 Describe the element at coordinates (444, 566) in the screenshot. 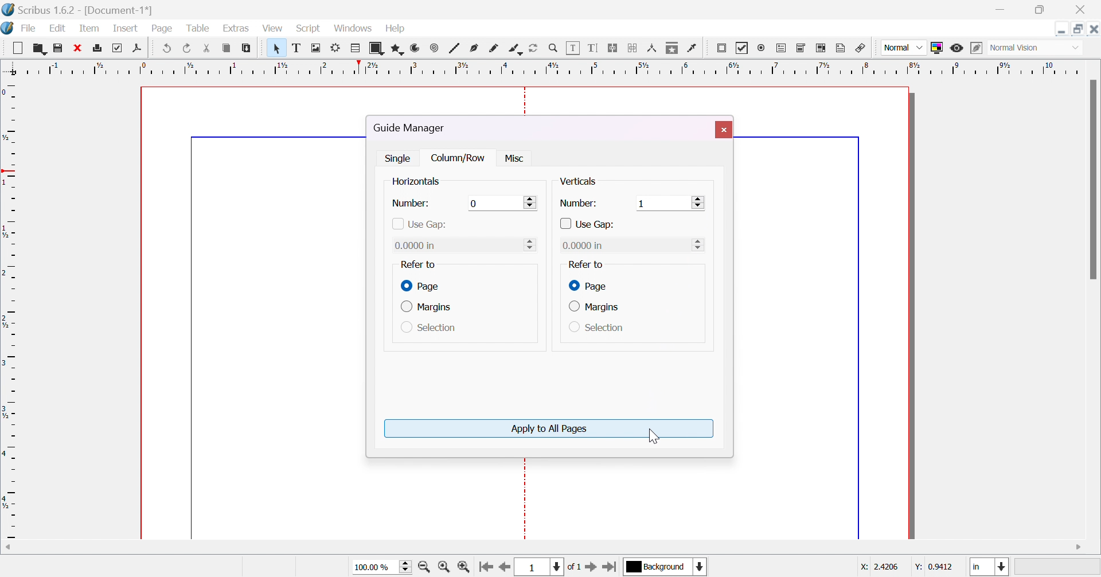

I see `zoom to 100%` at that location.